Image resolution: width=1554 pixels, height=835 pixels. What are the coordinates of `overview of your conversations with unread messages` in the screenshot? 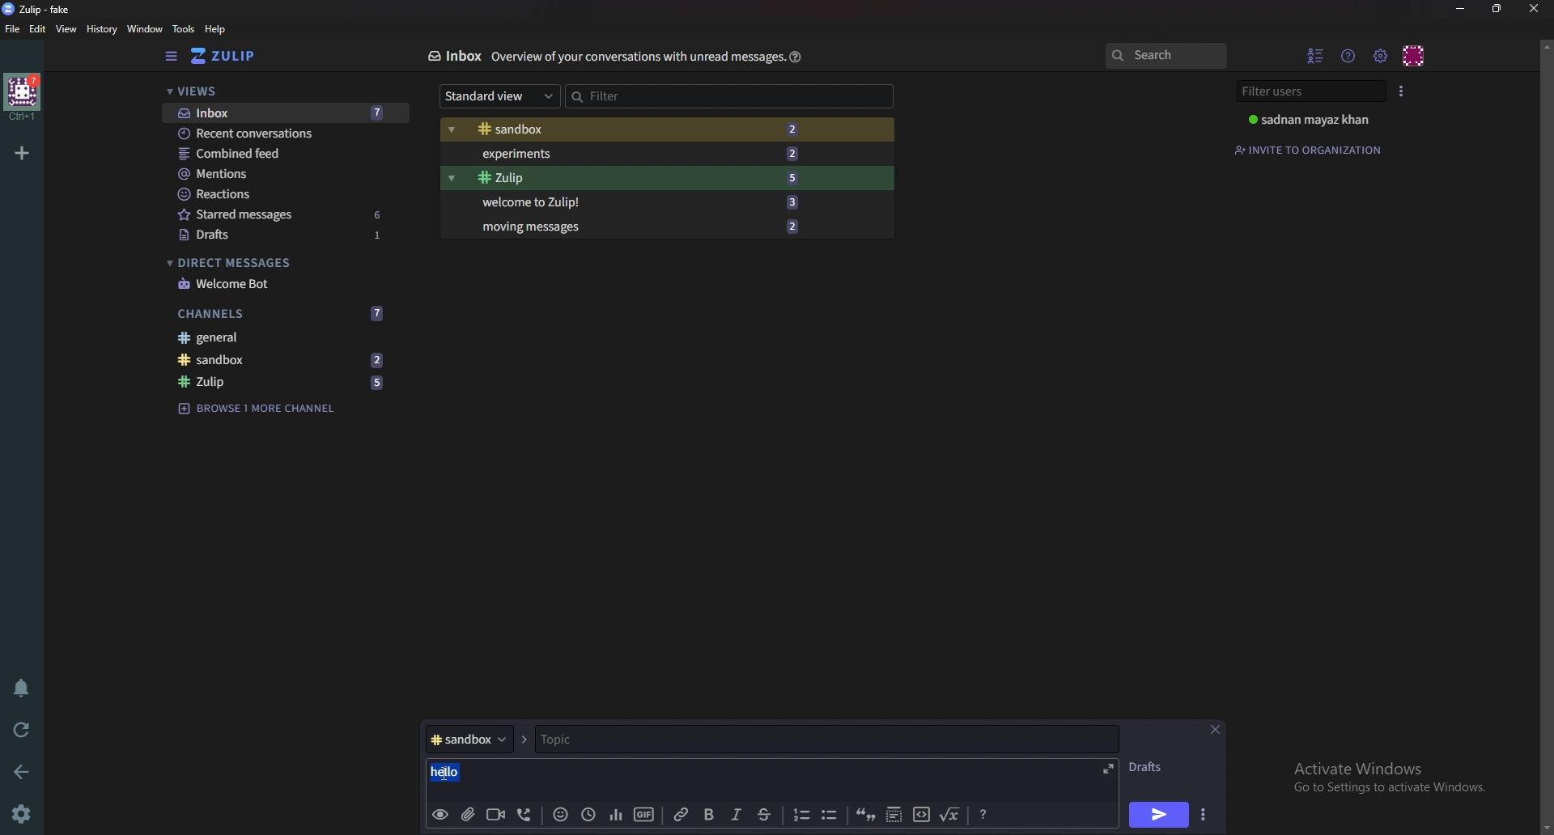 It's located at (637, 57).